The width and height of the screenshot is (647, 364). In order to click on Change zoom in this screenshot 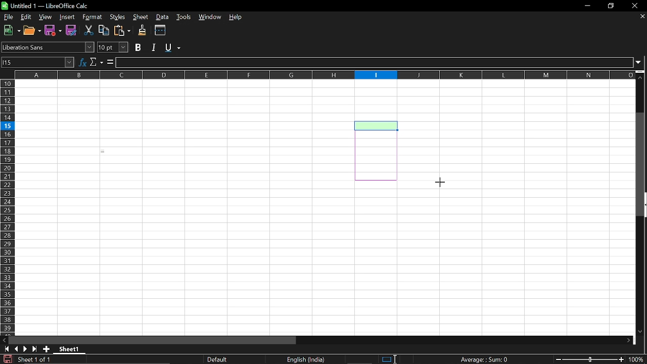, I will do `click(591, 360)`.